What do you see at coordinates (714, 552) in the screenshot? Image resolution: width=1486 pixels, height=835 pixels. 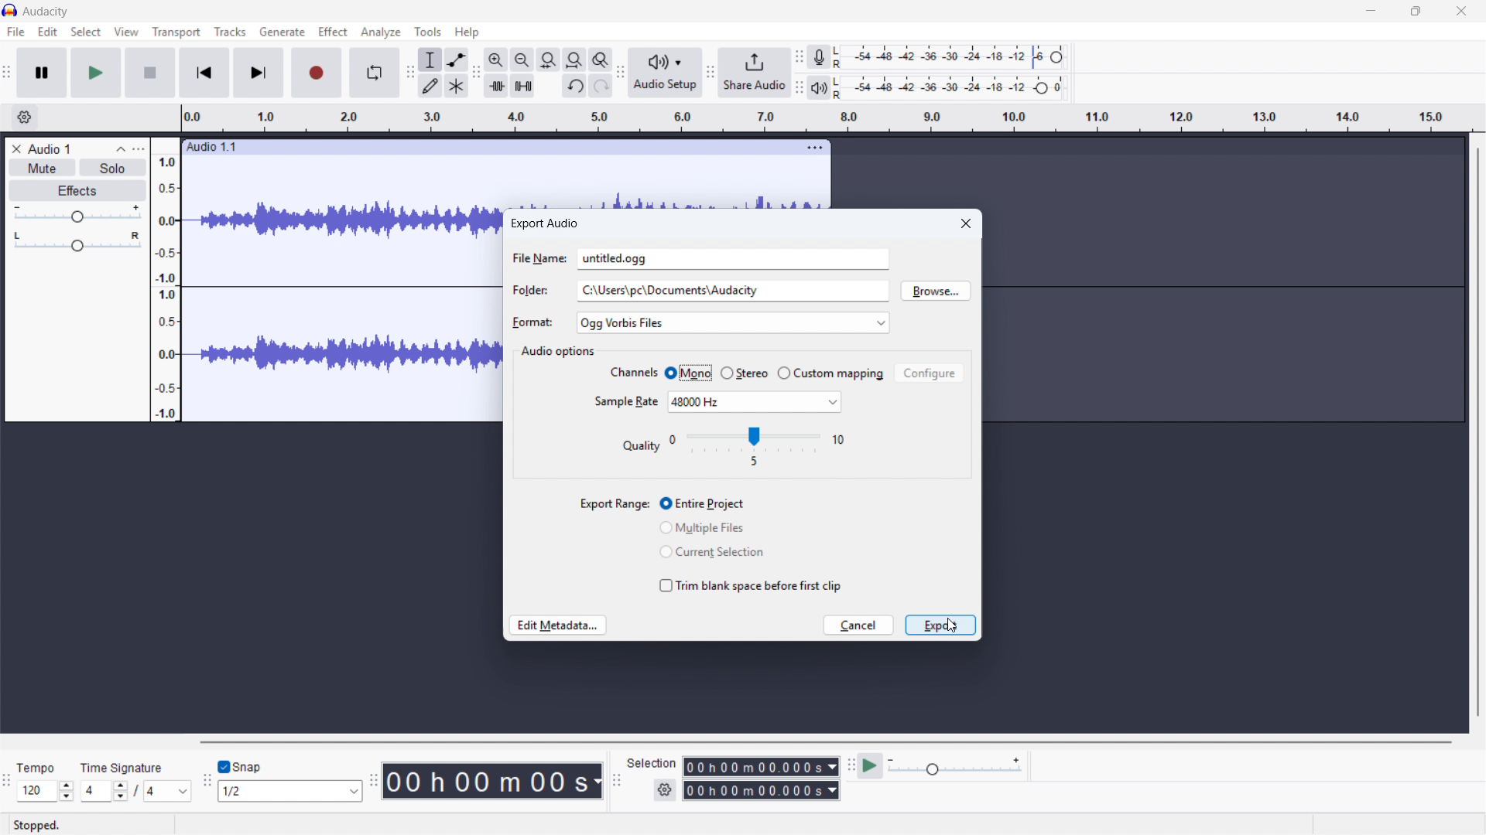 I see `Current selection ` at bounding box center [714, 552].